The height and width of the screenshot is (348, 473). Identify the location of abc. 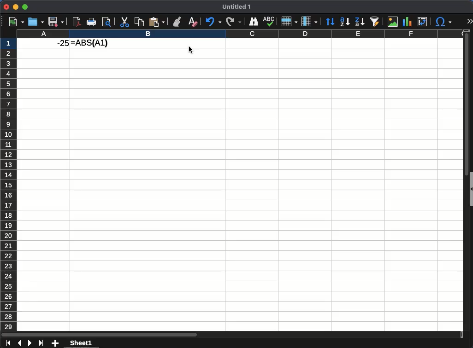
(268, 21).